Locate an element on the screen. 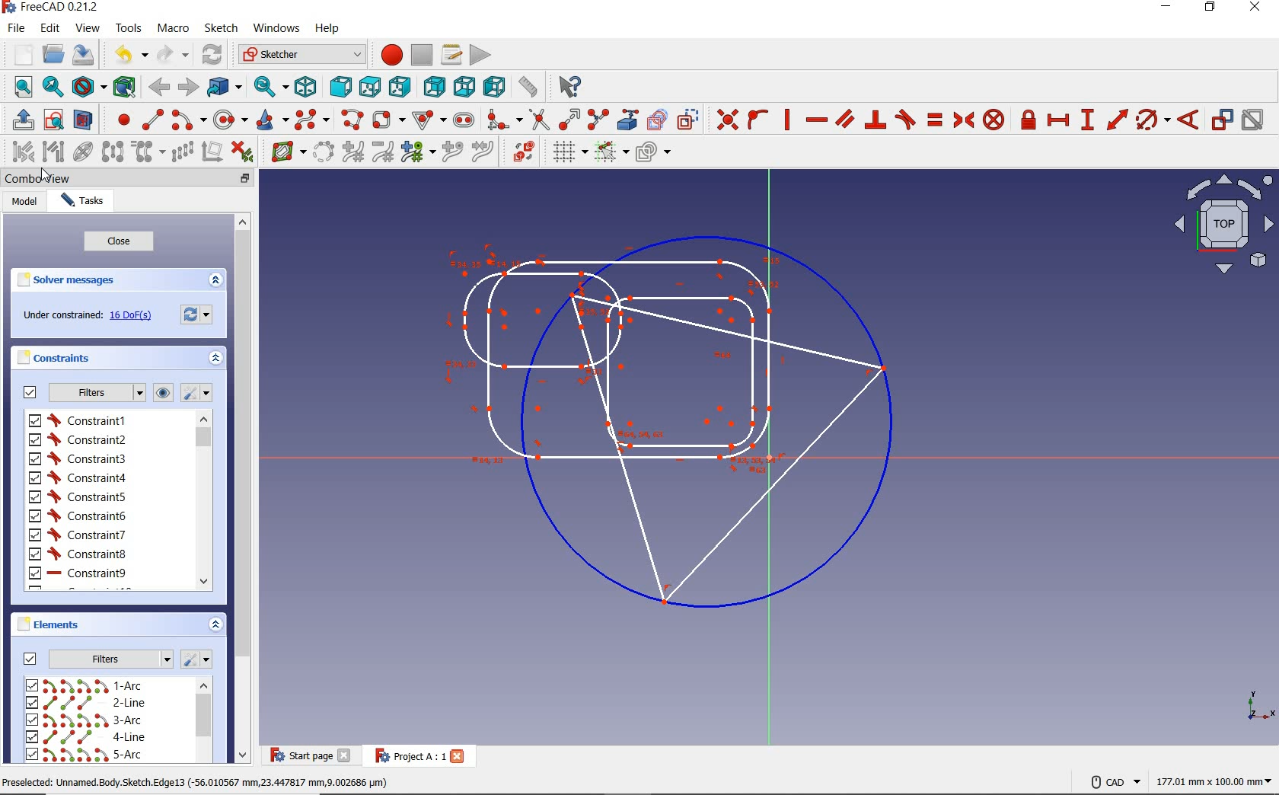  go to linked object is located at coordinates (224, 88).